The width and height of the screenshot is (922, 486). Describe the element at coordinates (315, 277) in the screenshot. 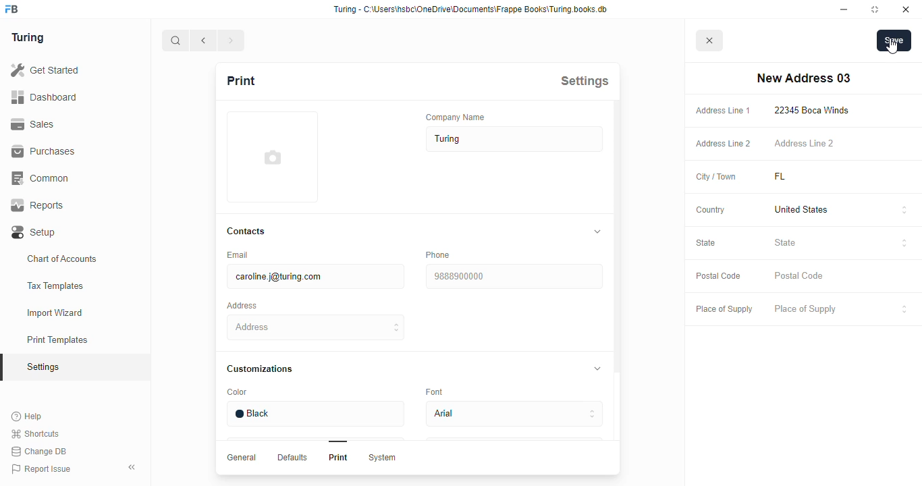

I see `caroline.j@turing.com` at that location.